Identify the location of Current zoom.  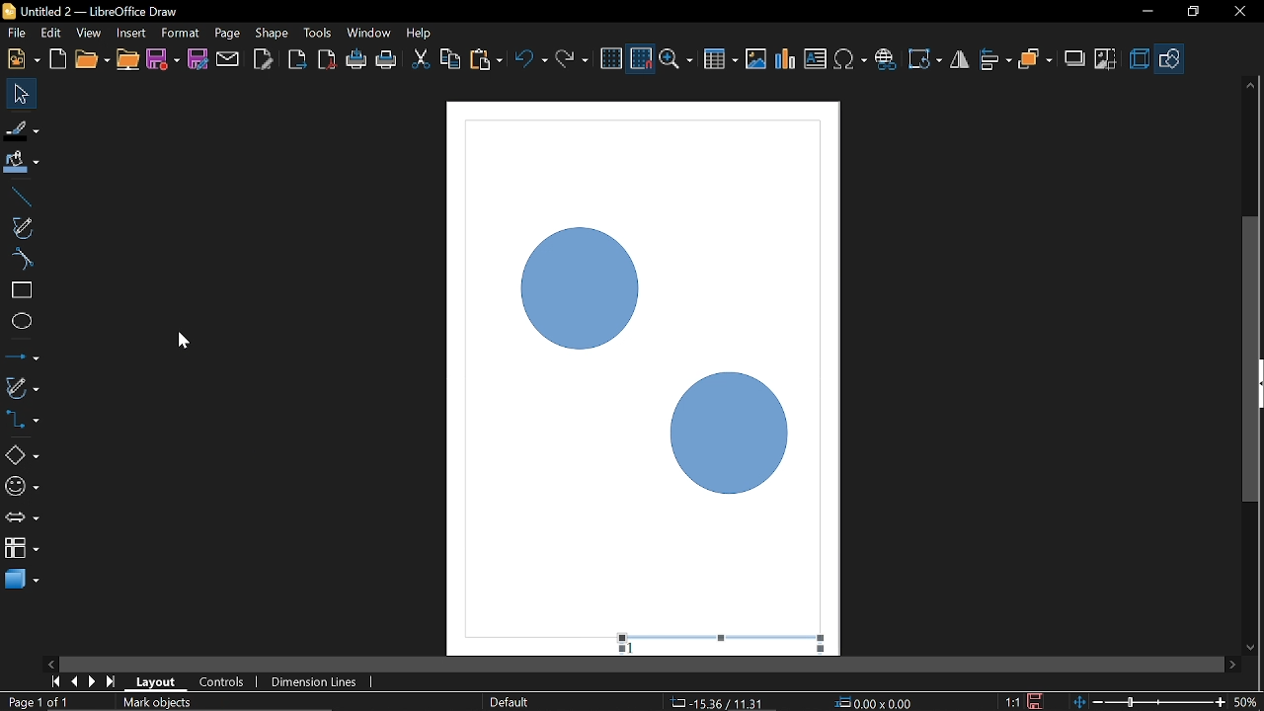
(1246, 701).